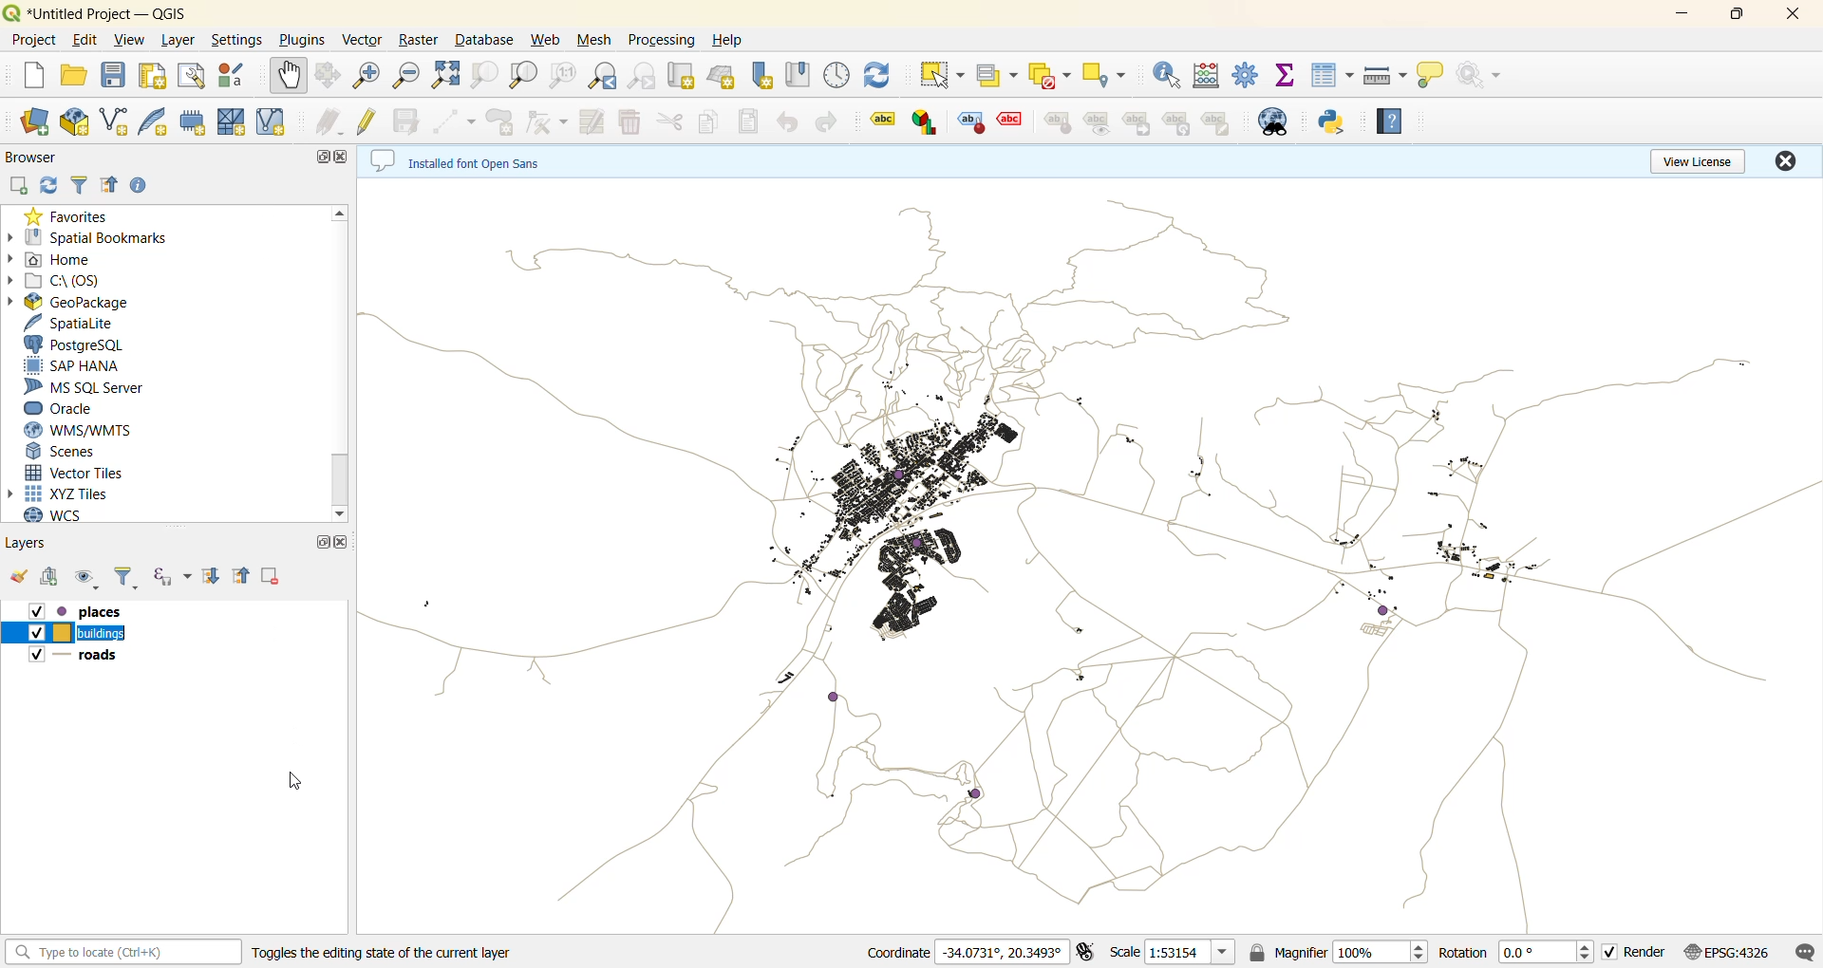 This screenshot has width=1823, height=968. Describe the element at coordinates (73, 323) in the screenshot. I see `spatialite` at that location.